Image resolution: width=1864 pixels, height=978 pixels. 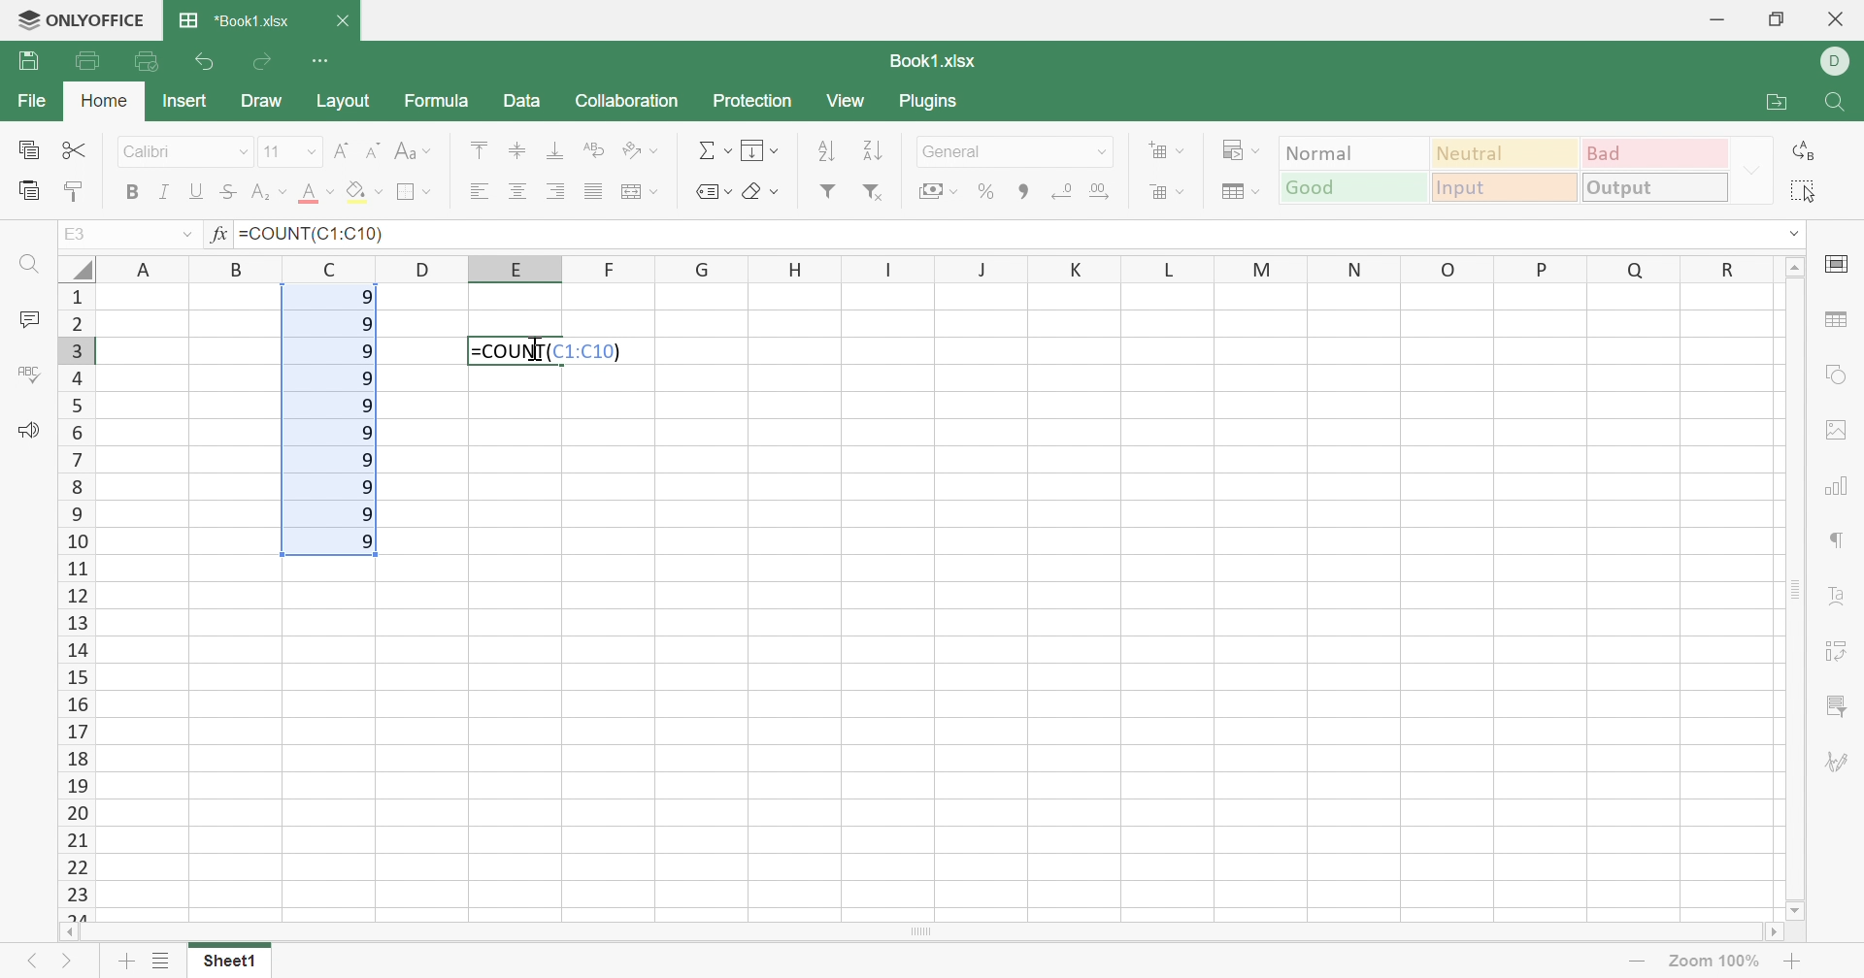 What do you see at coordinates (103, 101) in the screenshot?
I see `Home` at bounding box center [103, 101].